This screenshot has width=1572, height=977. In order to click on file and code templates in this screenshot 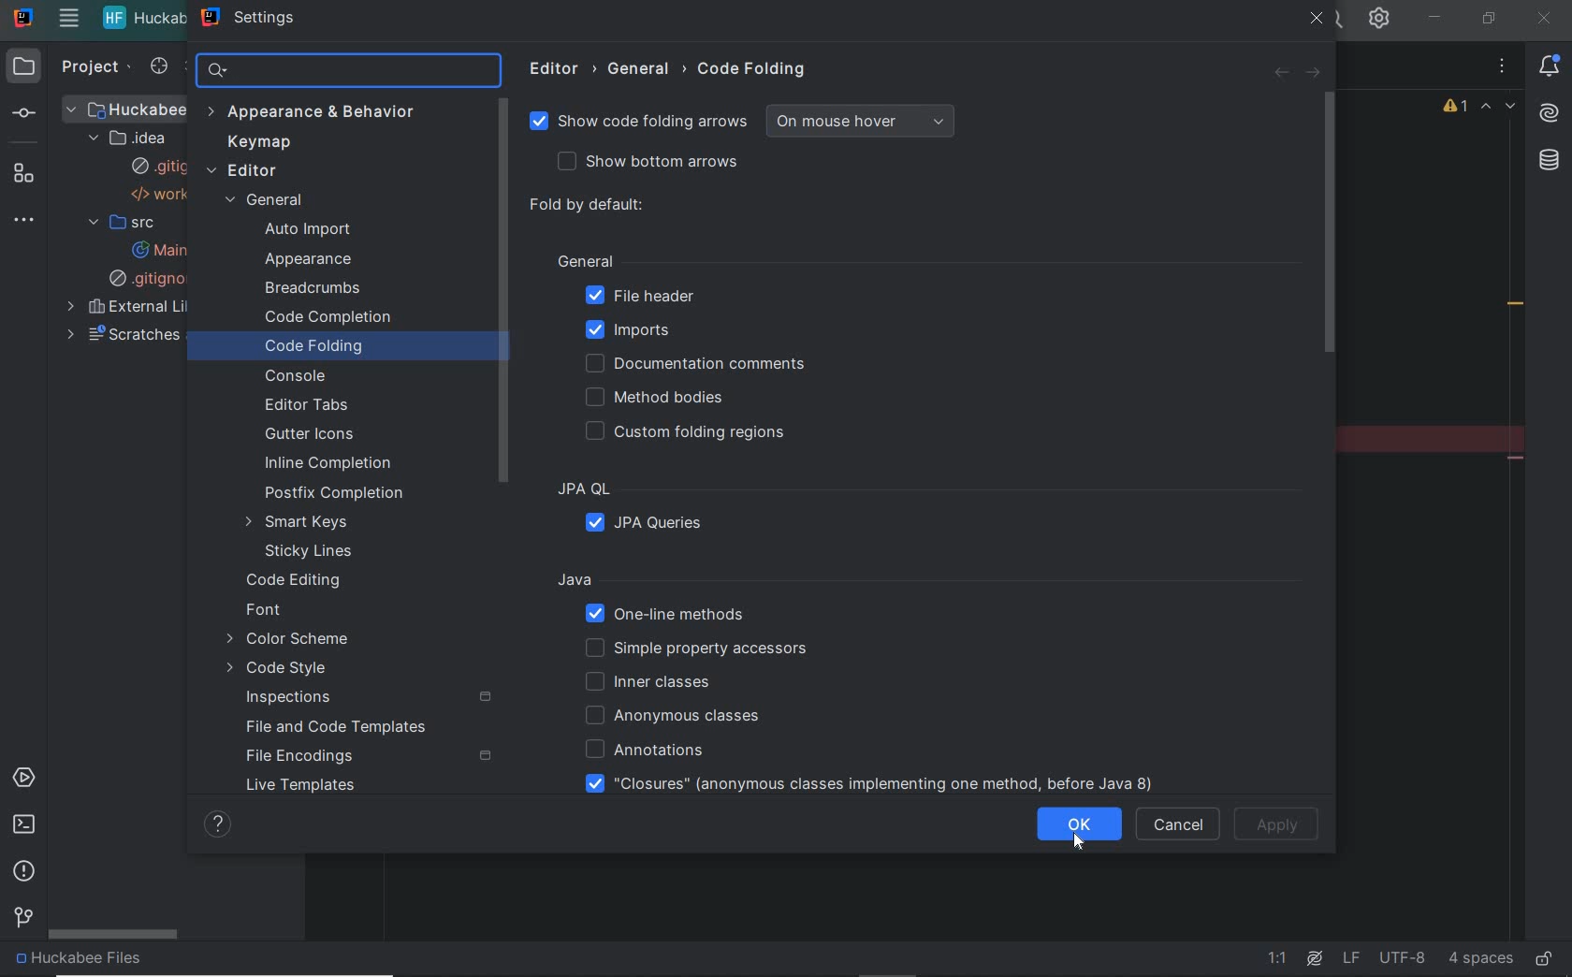, I will do `click(336, 726)`.